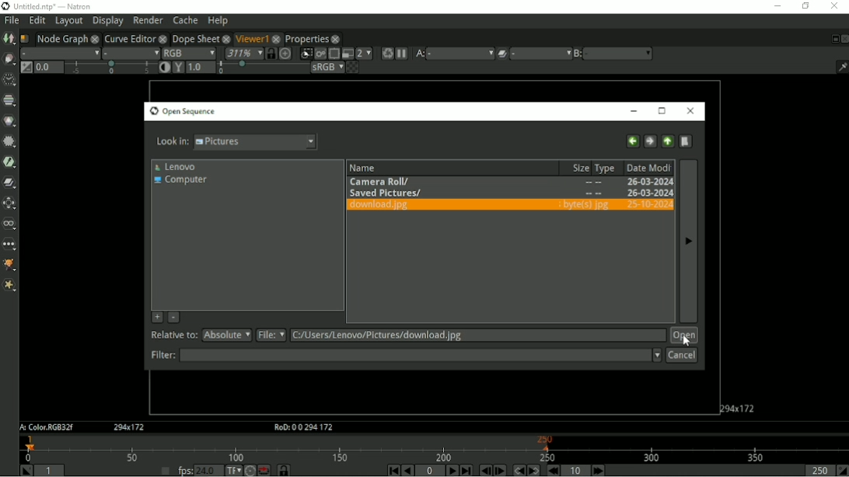 The image size is (849, 477). Describe the element at coordinates (647, 168) in the screenshot. I see `Date Modified` at that location.